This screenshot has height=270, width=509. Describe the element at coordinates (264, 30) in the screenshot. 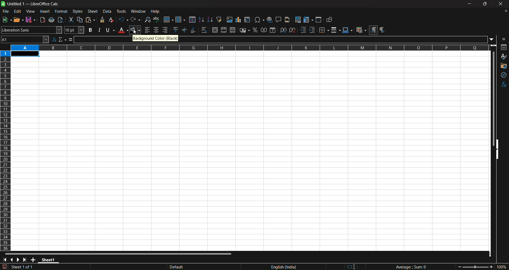

I see `format as number` at that location.